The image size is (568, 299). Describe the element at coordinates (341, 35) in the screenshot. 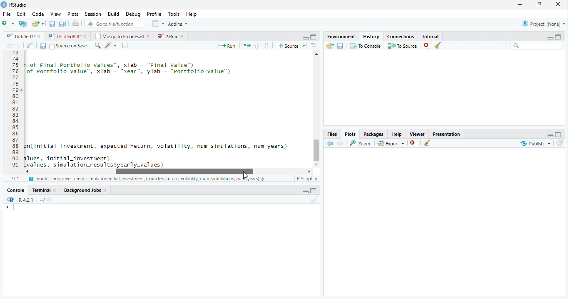

I see `Environment` at that location.